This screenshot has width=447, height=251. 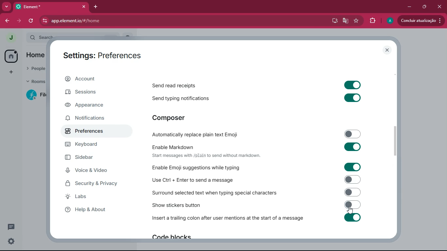 I want to click on composer , so click(x=173, y=118).